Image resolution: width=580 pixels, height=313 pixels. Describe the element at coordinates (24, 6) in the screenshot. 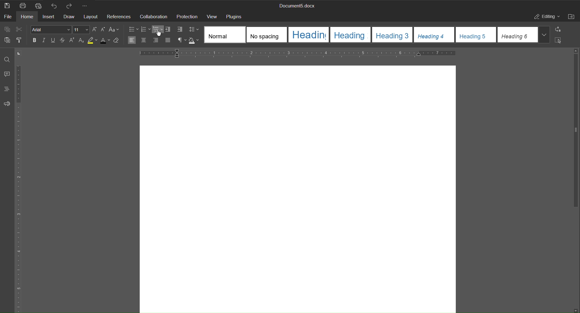

I see `Print` at that location.